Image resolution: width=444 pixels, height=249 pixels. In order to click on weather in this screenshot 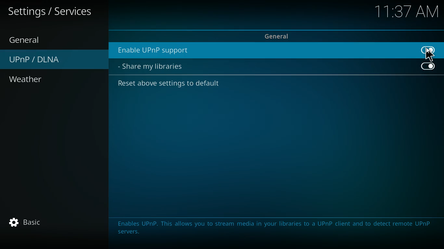, I will do `click(41, 80)`.